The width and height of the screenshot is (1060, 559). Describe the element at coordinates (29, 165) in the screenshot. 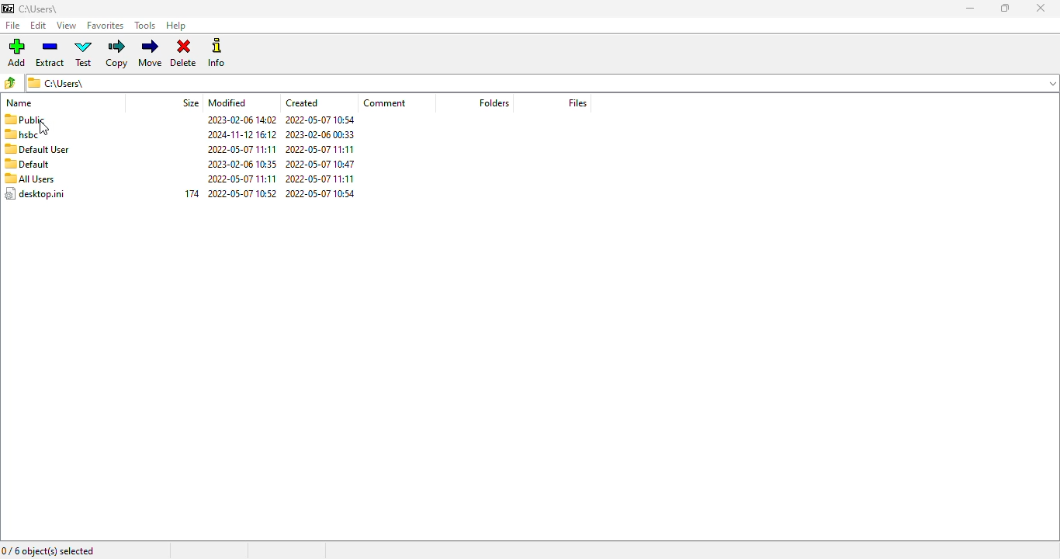

I see `default` at that location.